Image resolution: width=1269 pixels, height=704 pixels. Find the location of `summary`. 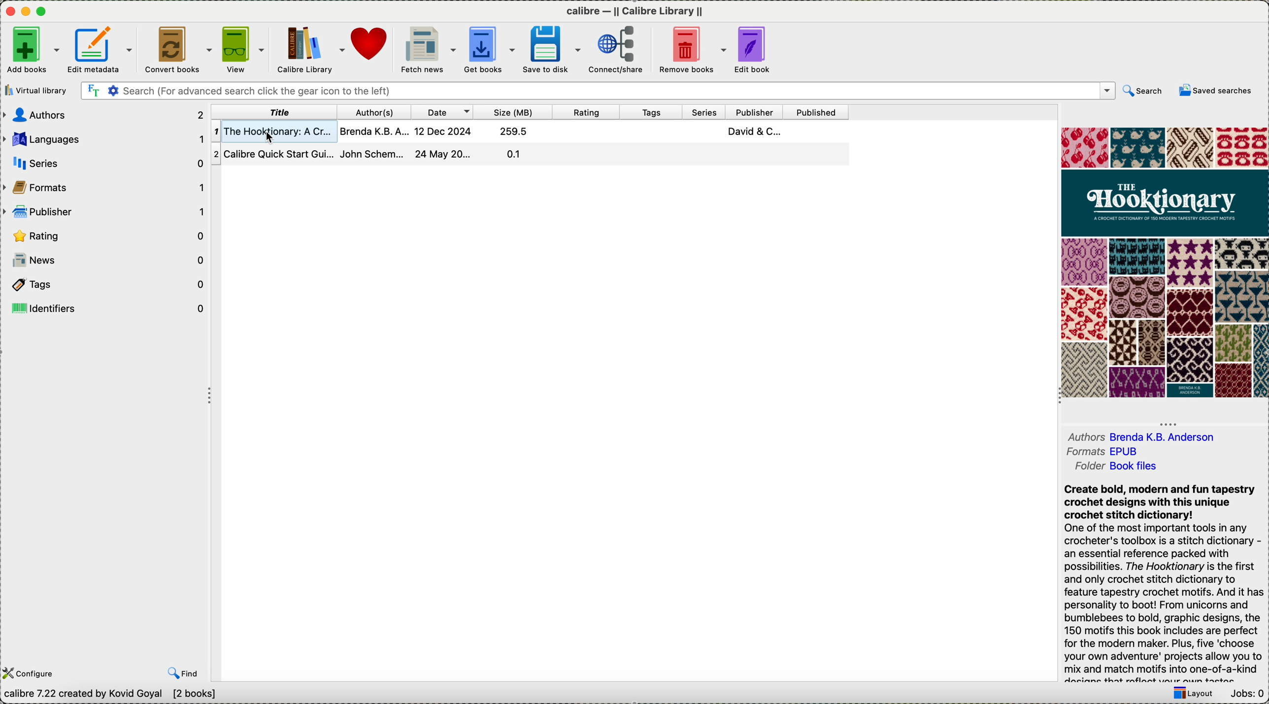

summary is located at coordinates (1166, 583).